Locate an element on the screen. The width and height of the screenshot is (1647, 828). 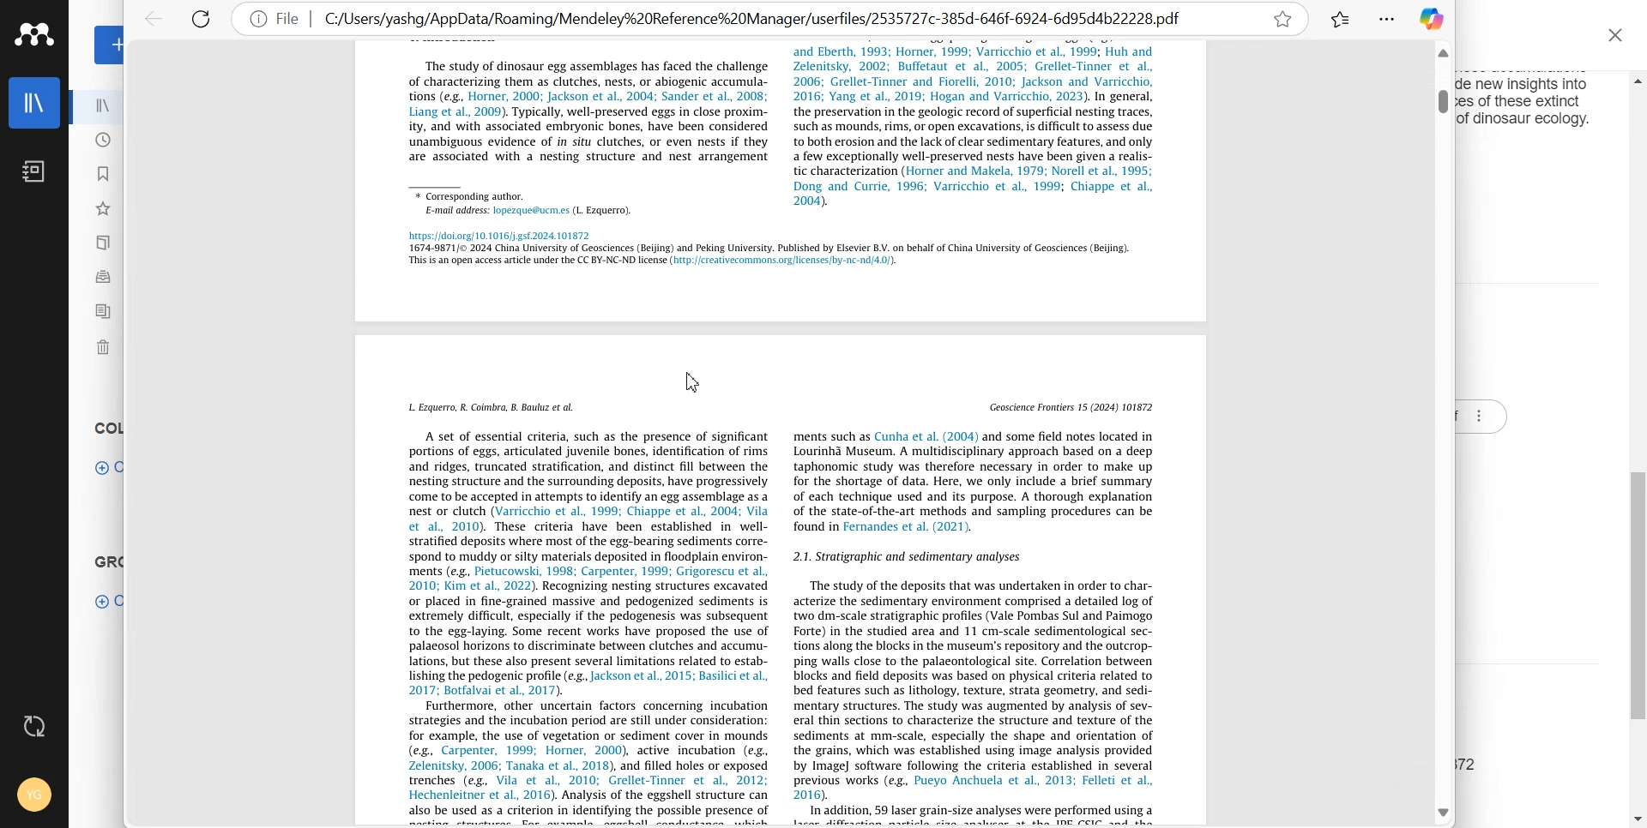
Notebook is located at coordinates (33, 172).